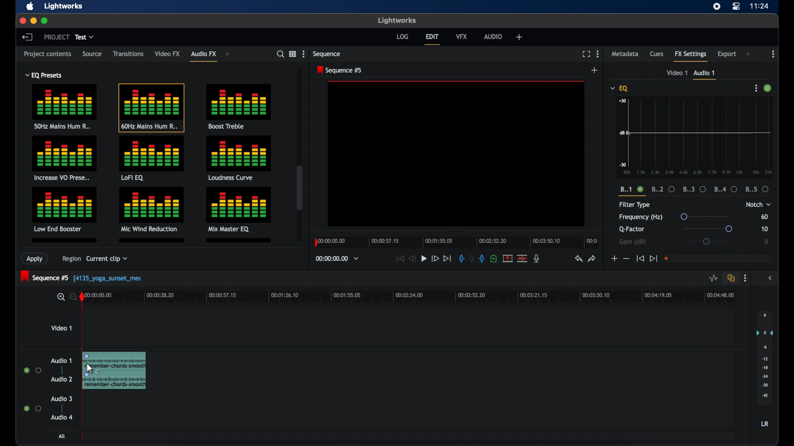 This screenshot has width=794, height=446. What do you see at coordinates (731, 278) in the screenshot?
I see `toggle auto track sync` at bounding box center [731, 278].